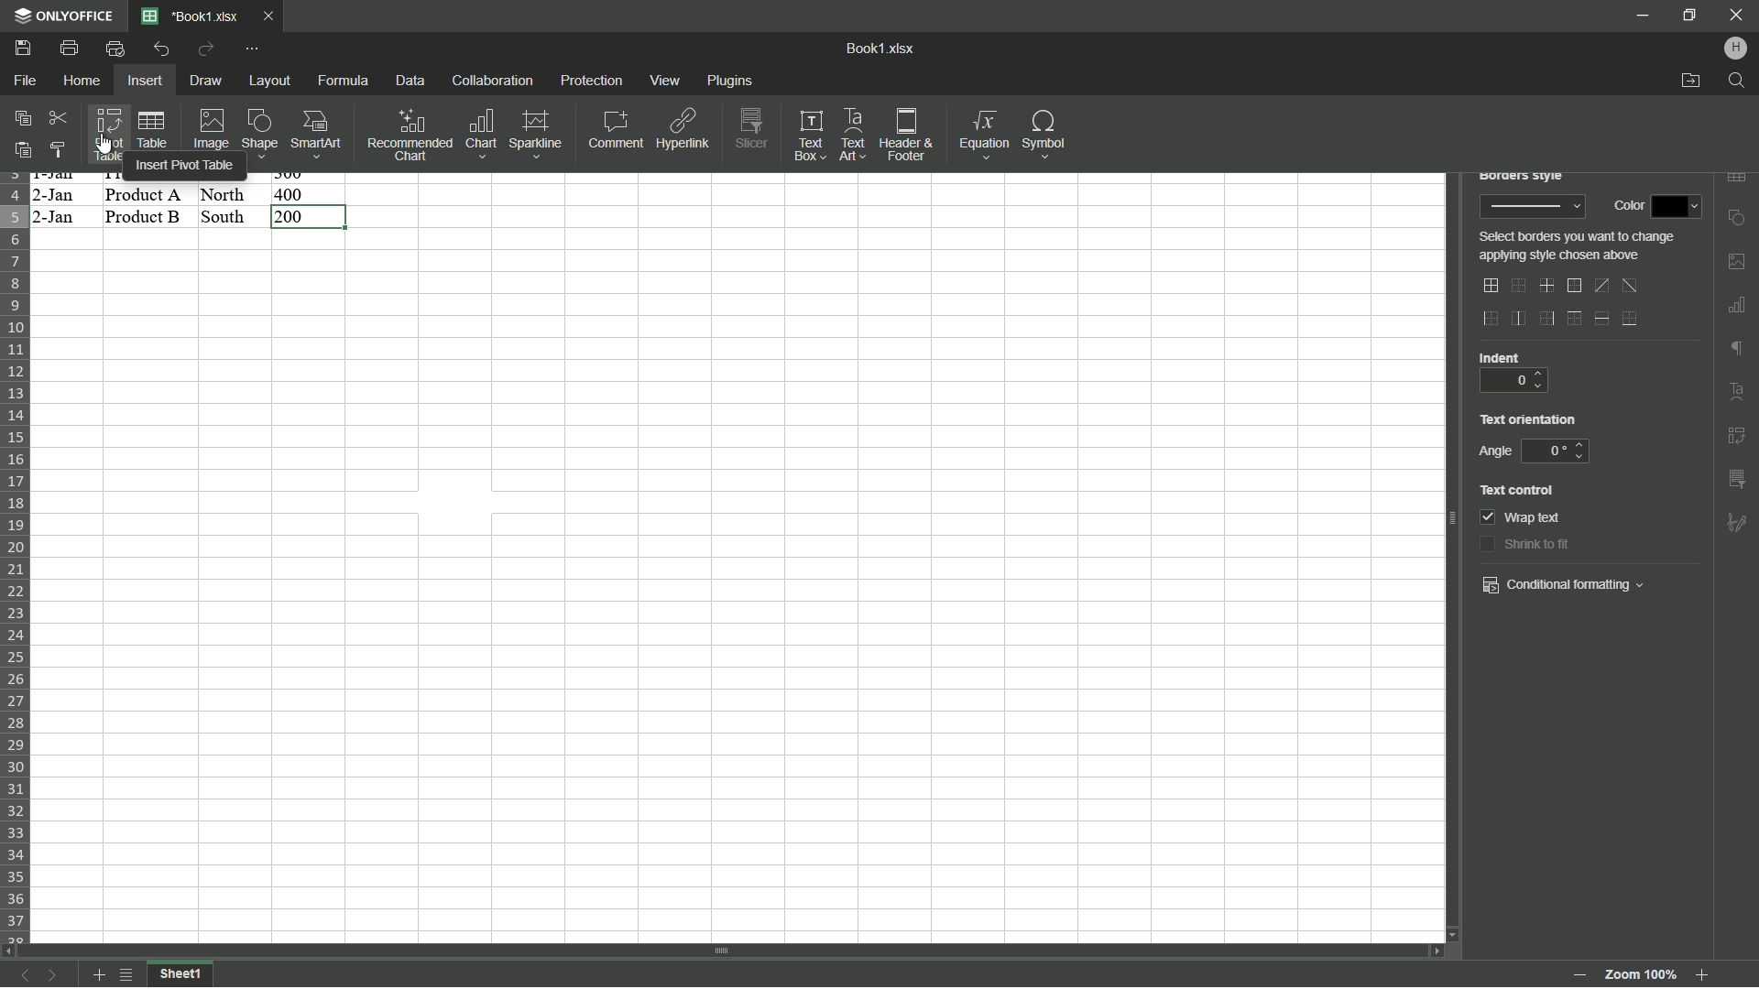  What do you see at coordinates (1604, 286) in the screenshot?
I see `diagonal up border` at bounding box center [1604, 286].